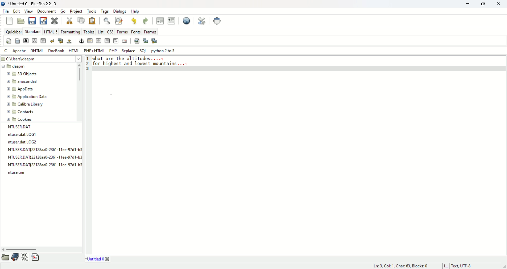  I want to click on standard, so click(32, 31).